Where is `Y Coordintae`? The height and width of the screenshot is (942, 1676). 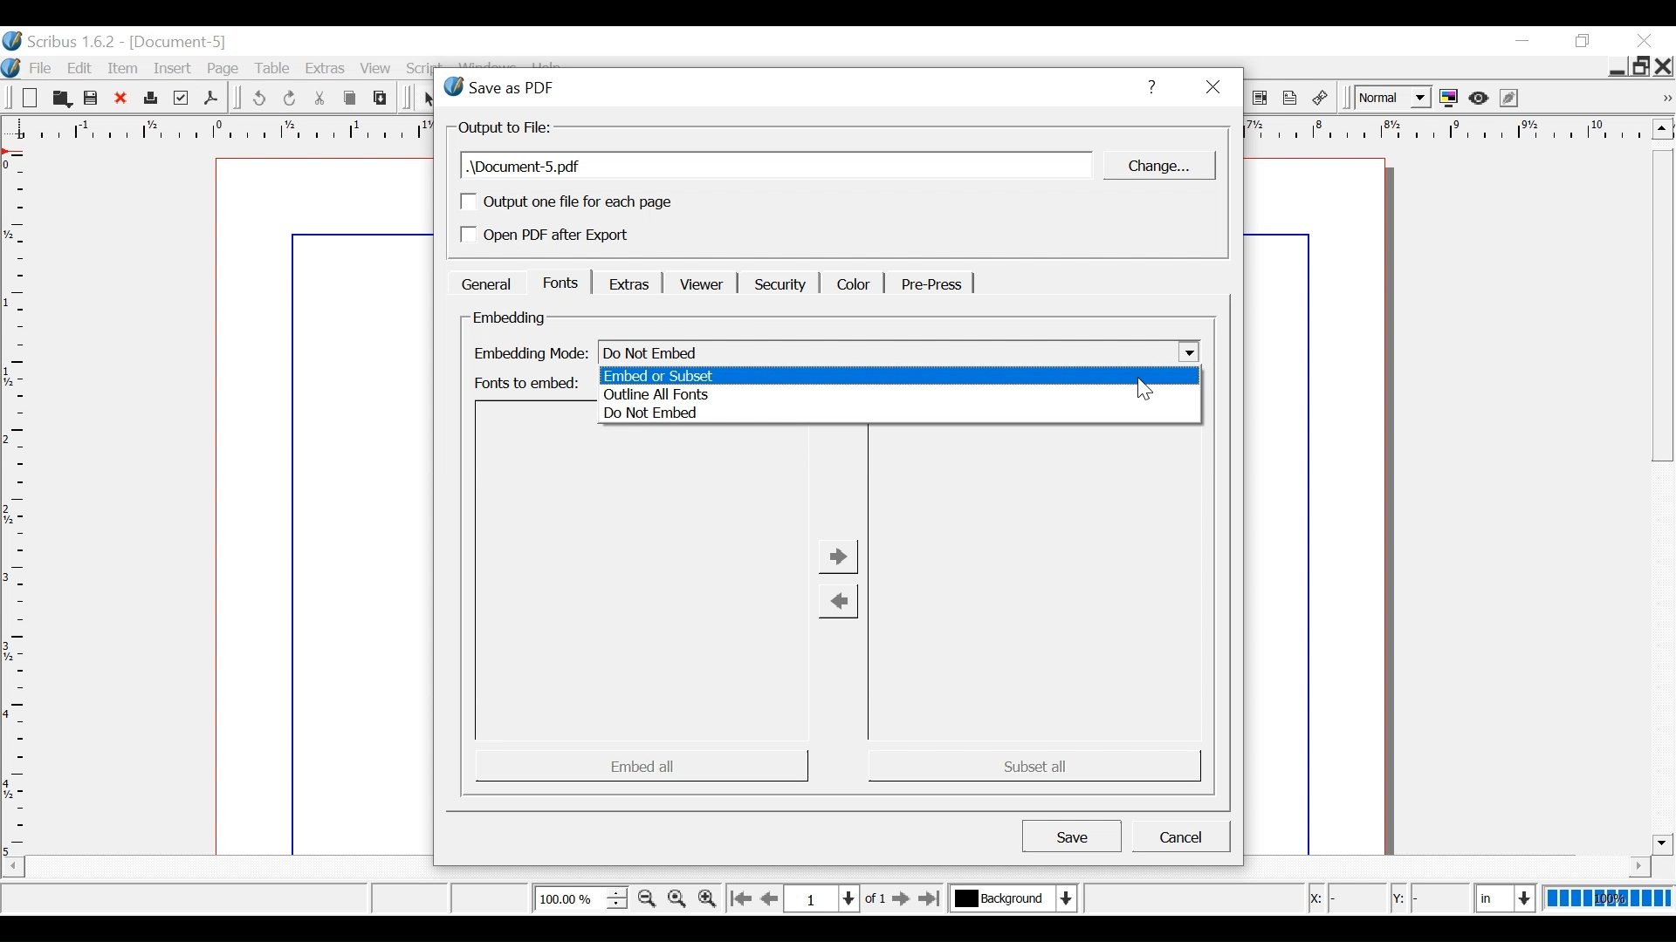
Y Coordintae is located at coordinates (1428, 899).